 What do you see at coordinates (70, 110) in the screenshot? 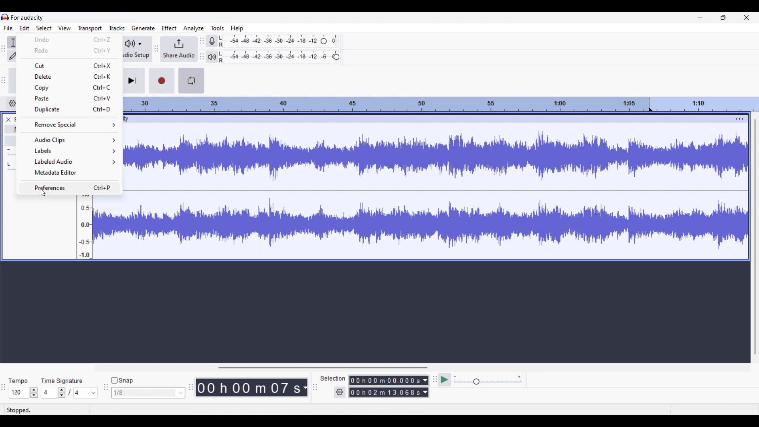
I see `Duplicate` at bounding box center [70, 110].